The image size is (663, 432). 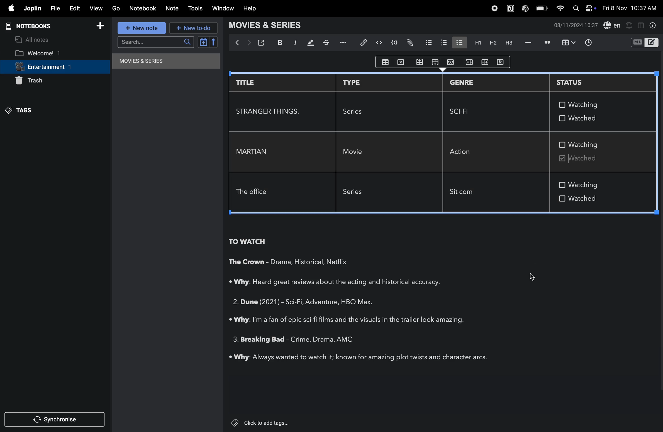 What do you see at coordinates (140, 27) in the screenshot?
I see `new note` at bounding box center [140, 27].